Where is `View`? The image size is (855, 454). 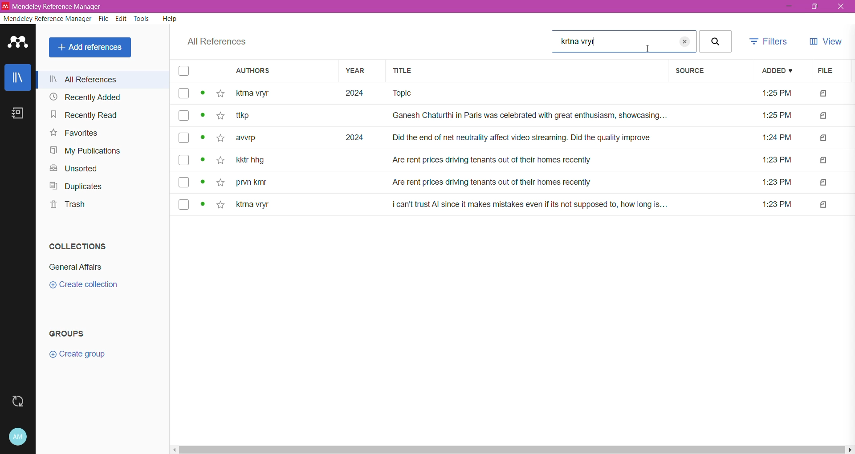
View is located at coordinates (827, 41).